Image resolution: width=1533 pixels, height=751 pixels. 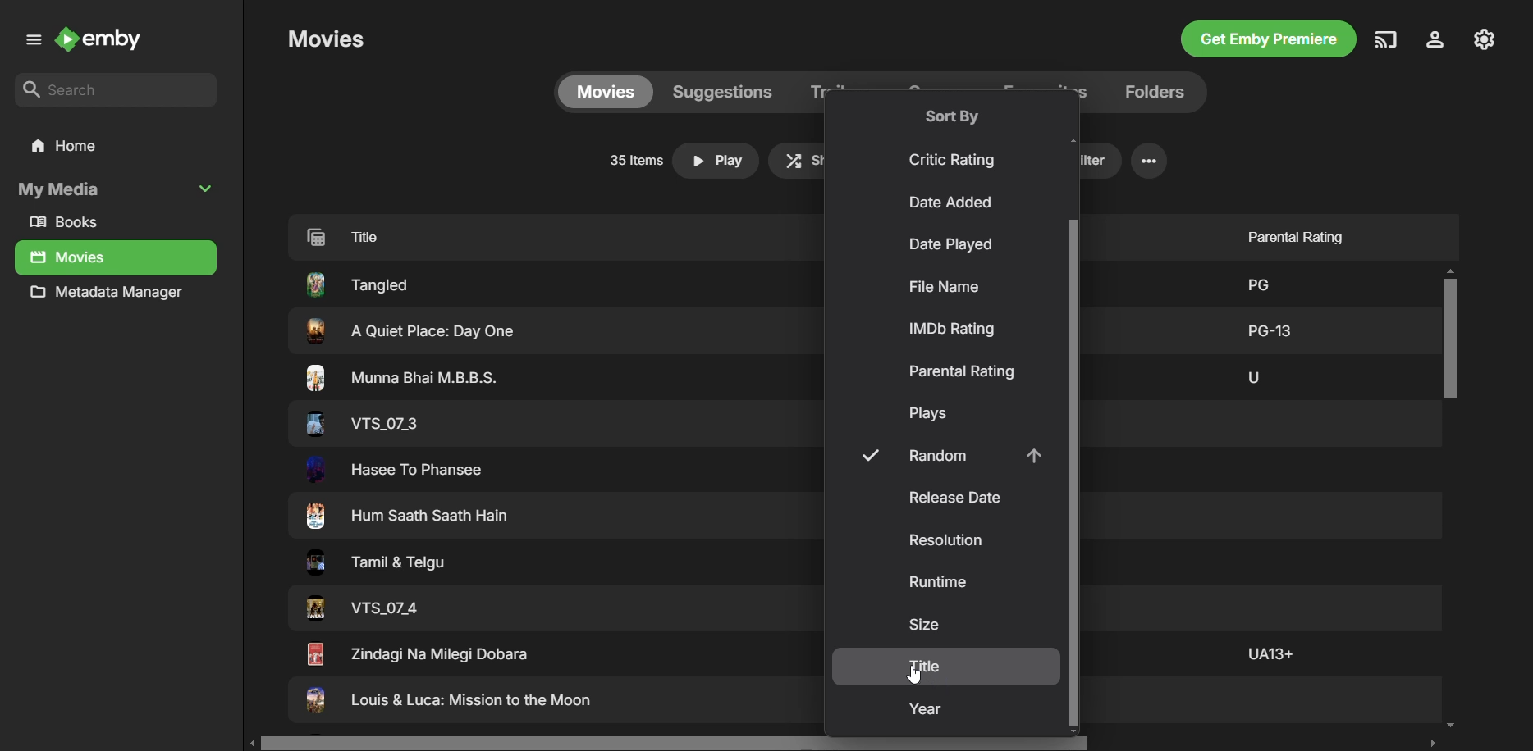 What do you see at coordinates (114, 147) in the screenshot?
I see `Home` at bounding box center [114, 147].